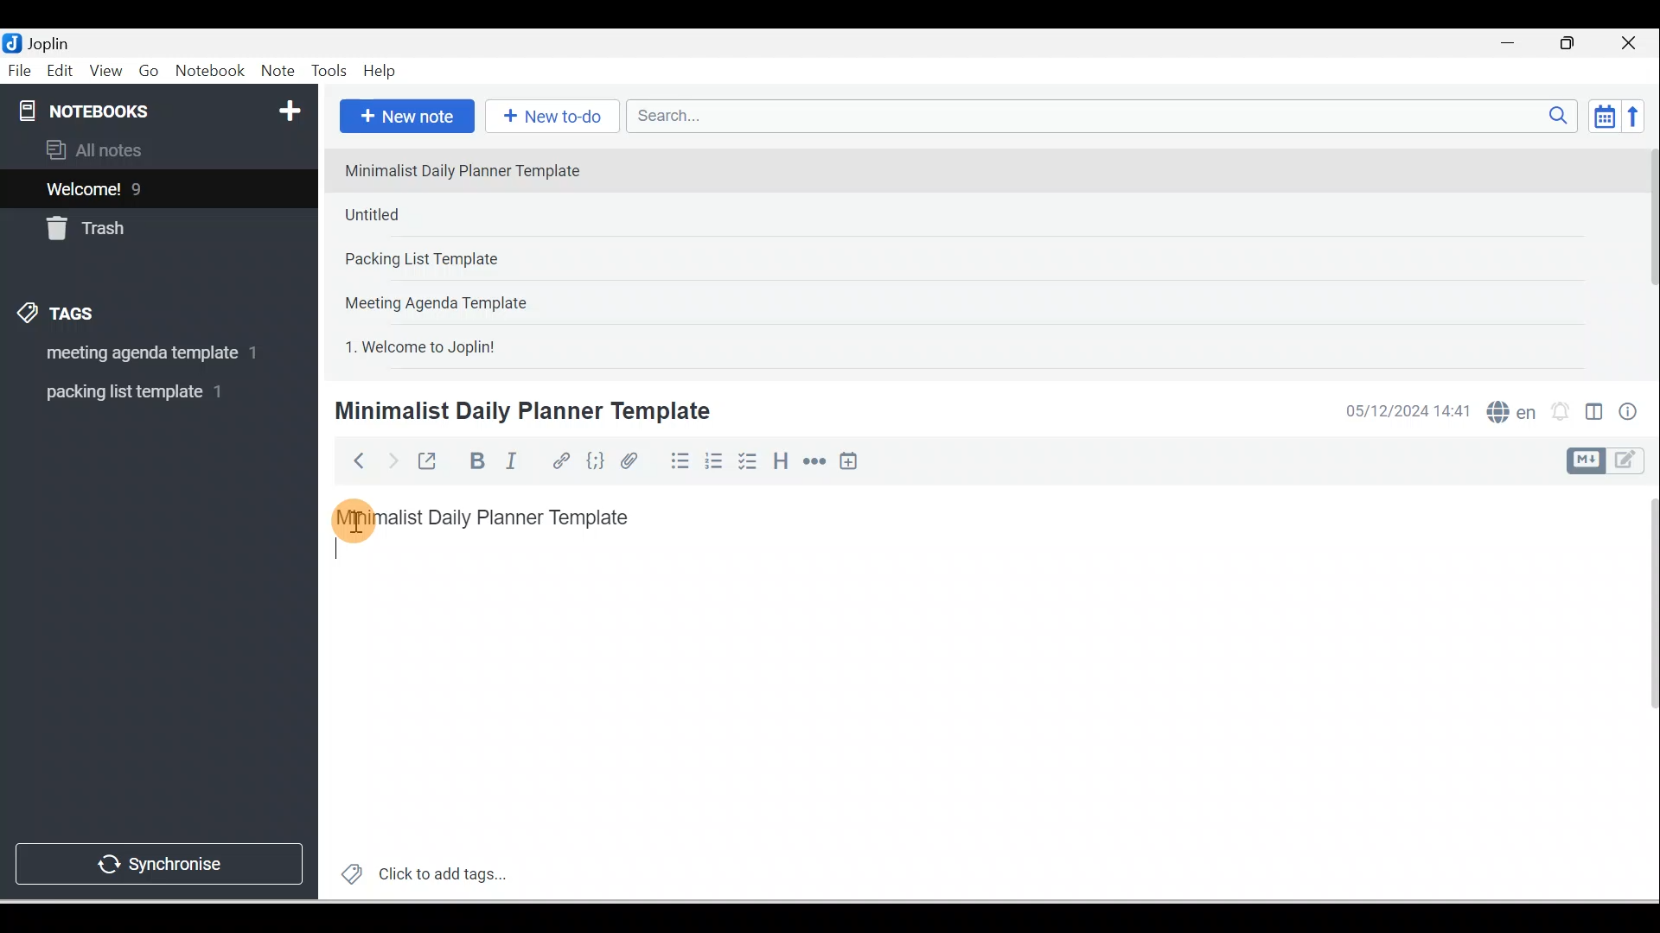  Describe the element at coordinates (1513, 45) in the screenshot. I see `Minimise` at that location.